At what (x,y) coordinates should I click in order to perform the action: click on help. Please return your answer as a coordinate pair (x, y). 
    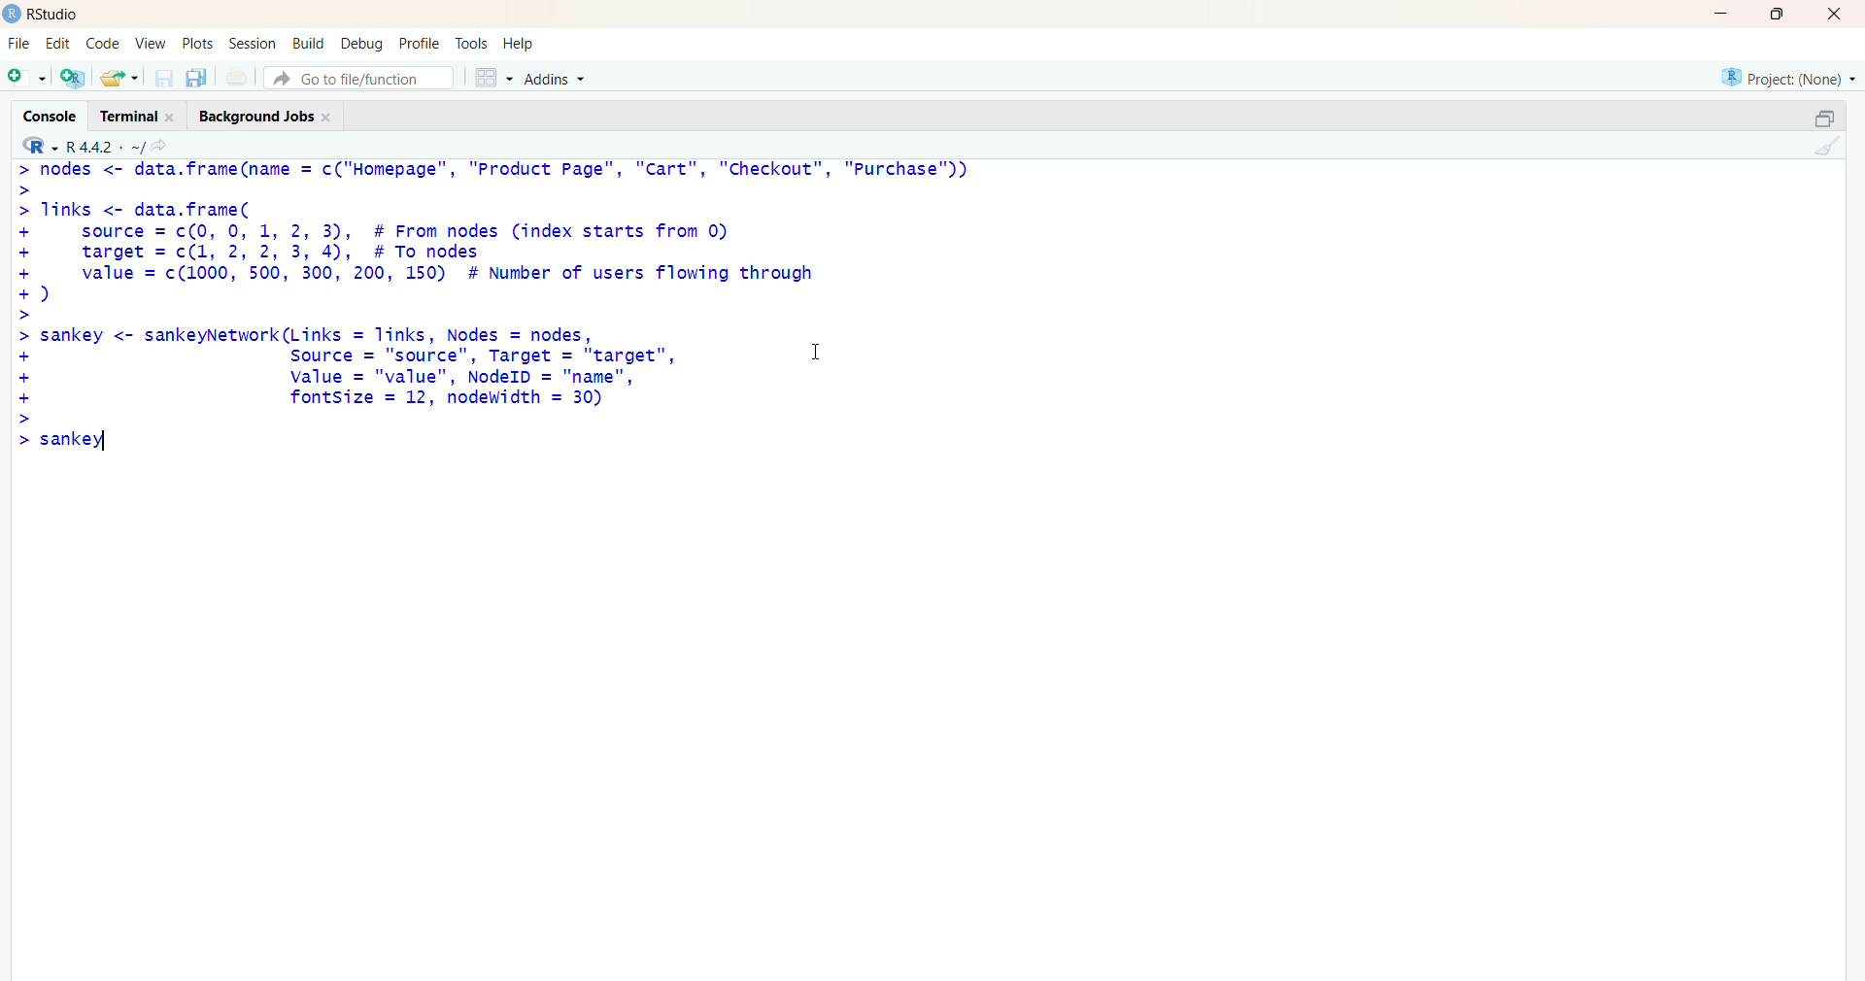
    Looking at the image, I should click on (529, 43).